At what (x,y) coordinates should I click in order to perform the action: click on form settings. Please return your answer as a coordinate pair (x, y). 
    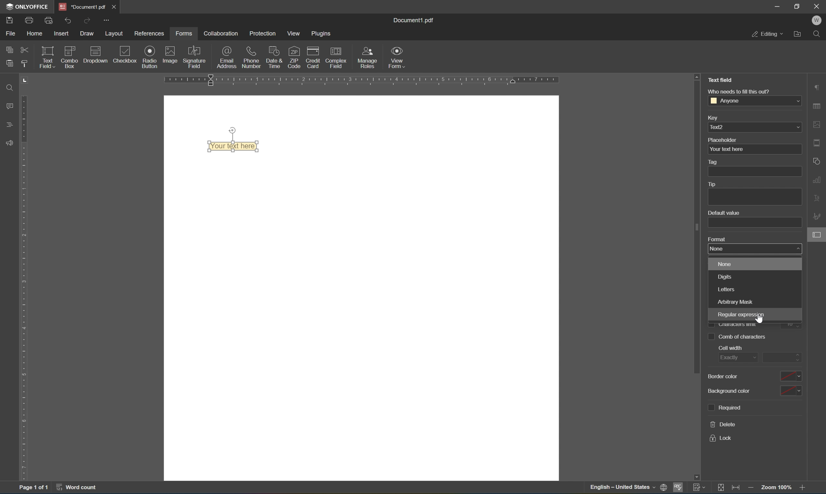
    Looking at the image, I should click on (817, 238).